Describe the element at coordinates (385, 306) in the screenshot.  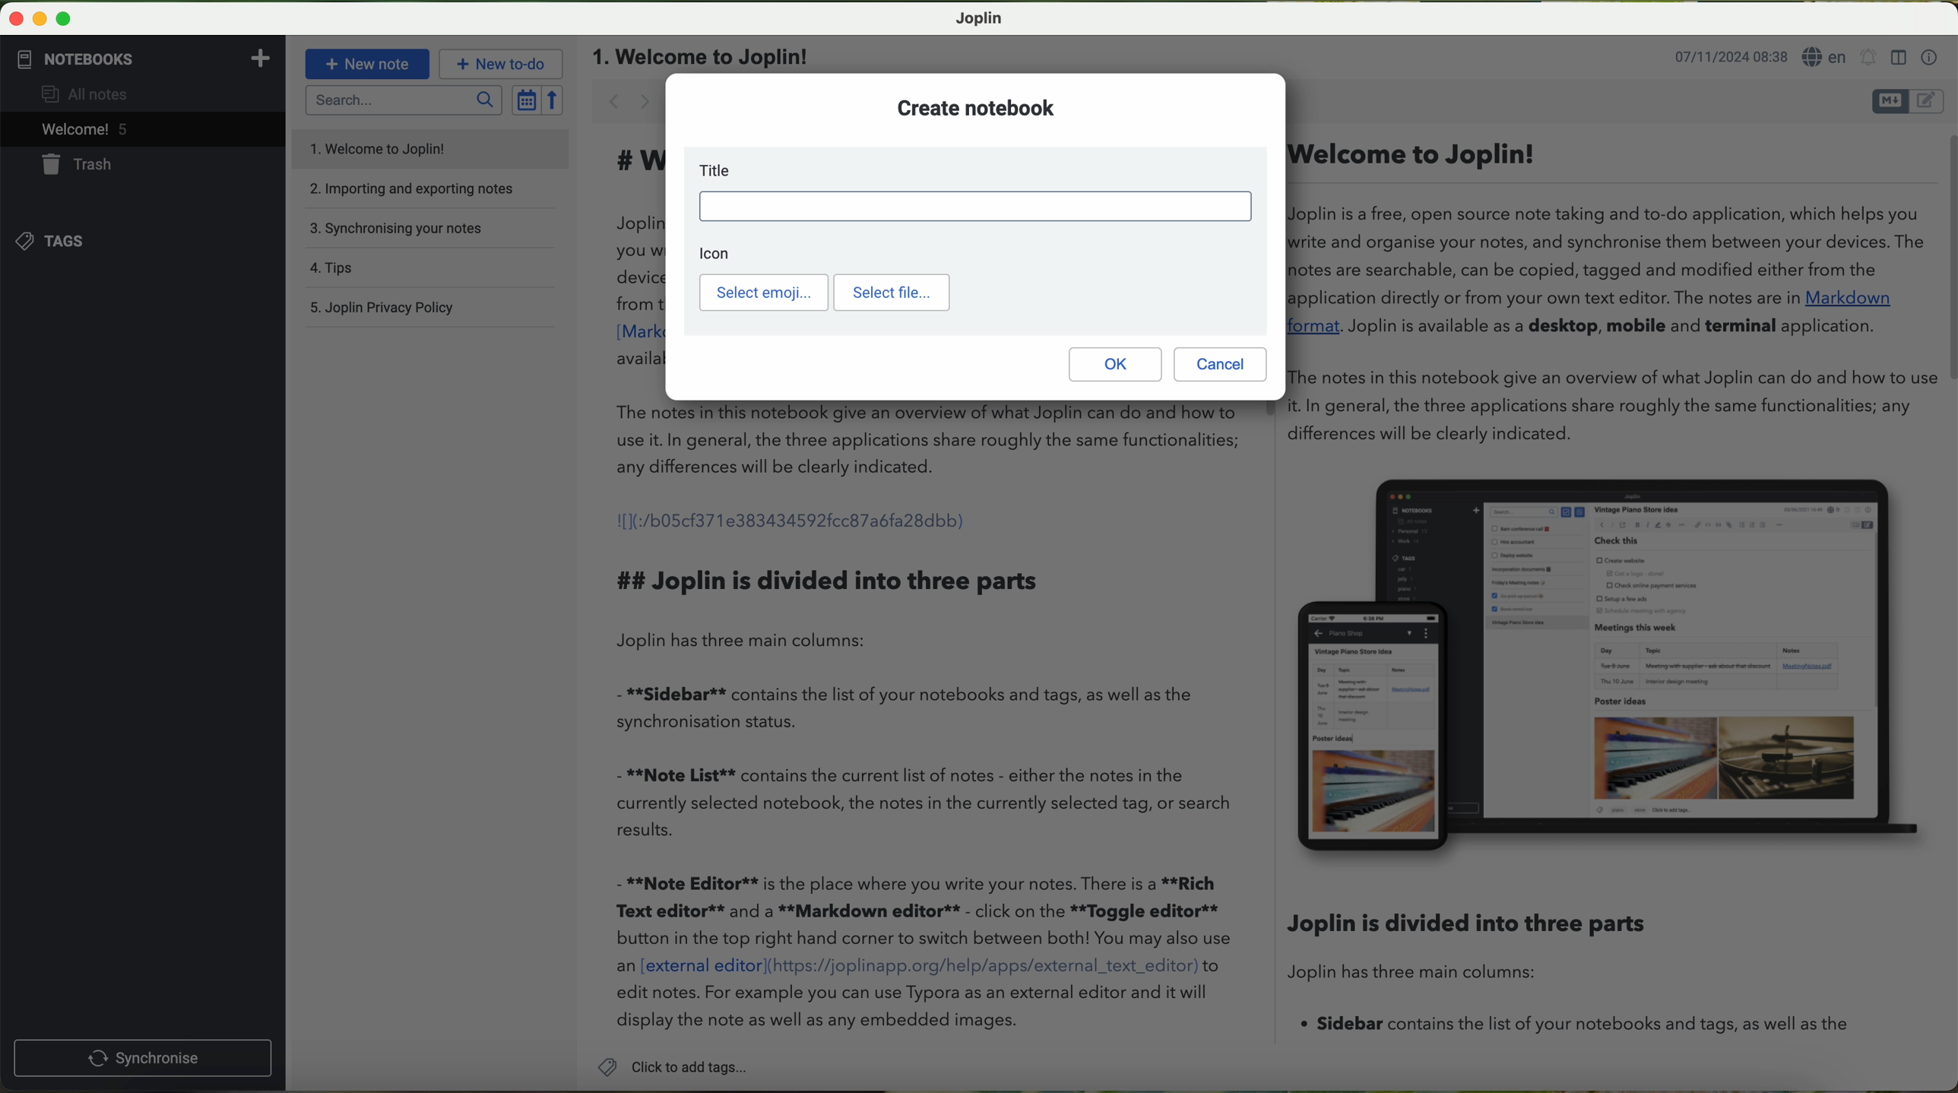
I see `Joplin privacy policy` at that location.